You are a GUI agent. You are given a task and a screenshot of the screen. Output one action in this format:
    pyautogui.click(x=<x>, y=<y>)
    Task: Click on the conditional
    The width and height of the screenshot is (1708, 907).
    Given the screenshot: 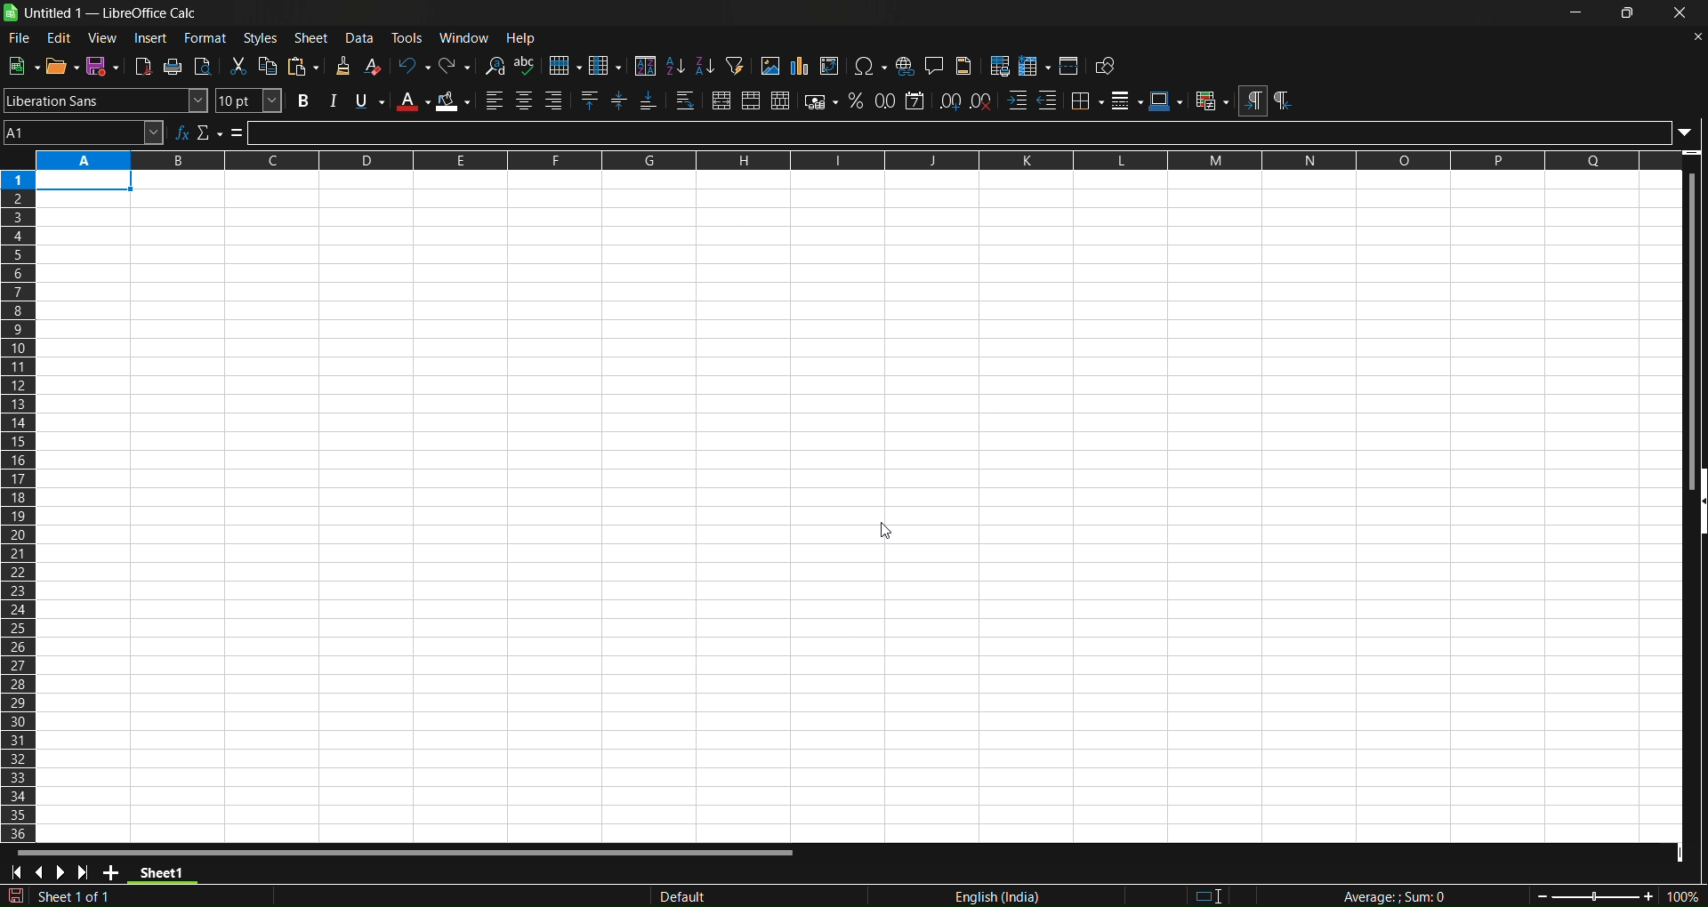 What is the action you would take?
    pyautogui.click(x=1211, y=101)
    